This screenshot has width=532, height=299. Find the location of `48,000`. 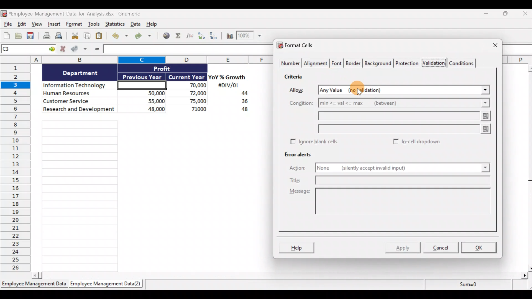

48,000 is located at coordinates (145, 110).